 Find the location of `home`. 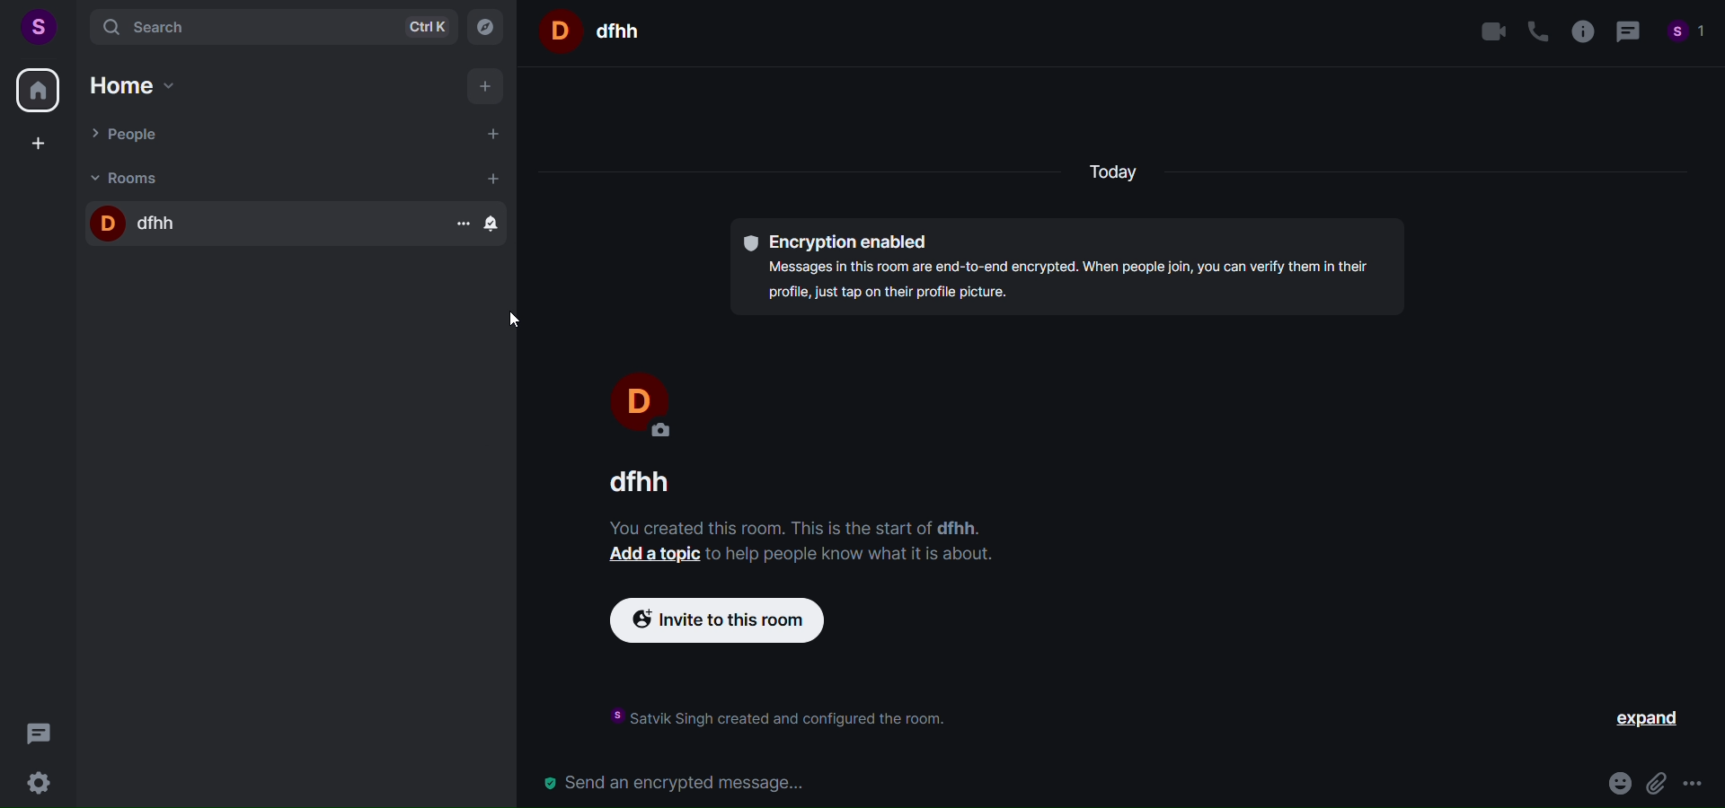

home is located at coordinates (37, 92).